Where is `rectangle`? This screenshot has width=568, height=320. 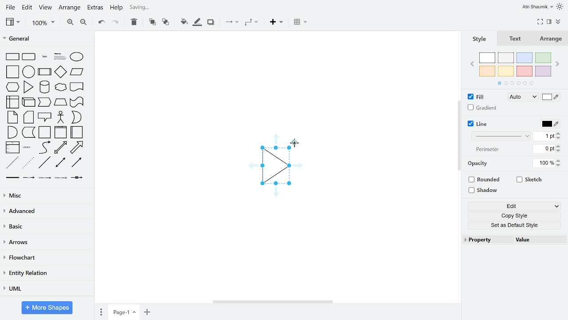 rectangle is located at coordinates (11, 57).